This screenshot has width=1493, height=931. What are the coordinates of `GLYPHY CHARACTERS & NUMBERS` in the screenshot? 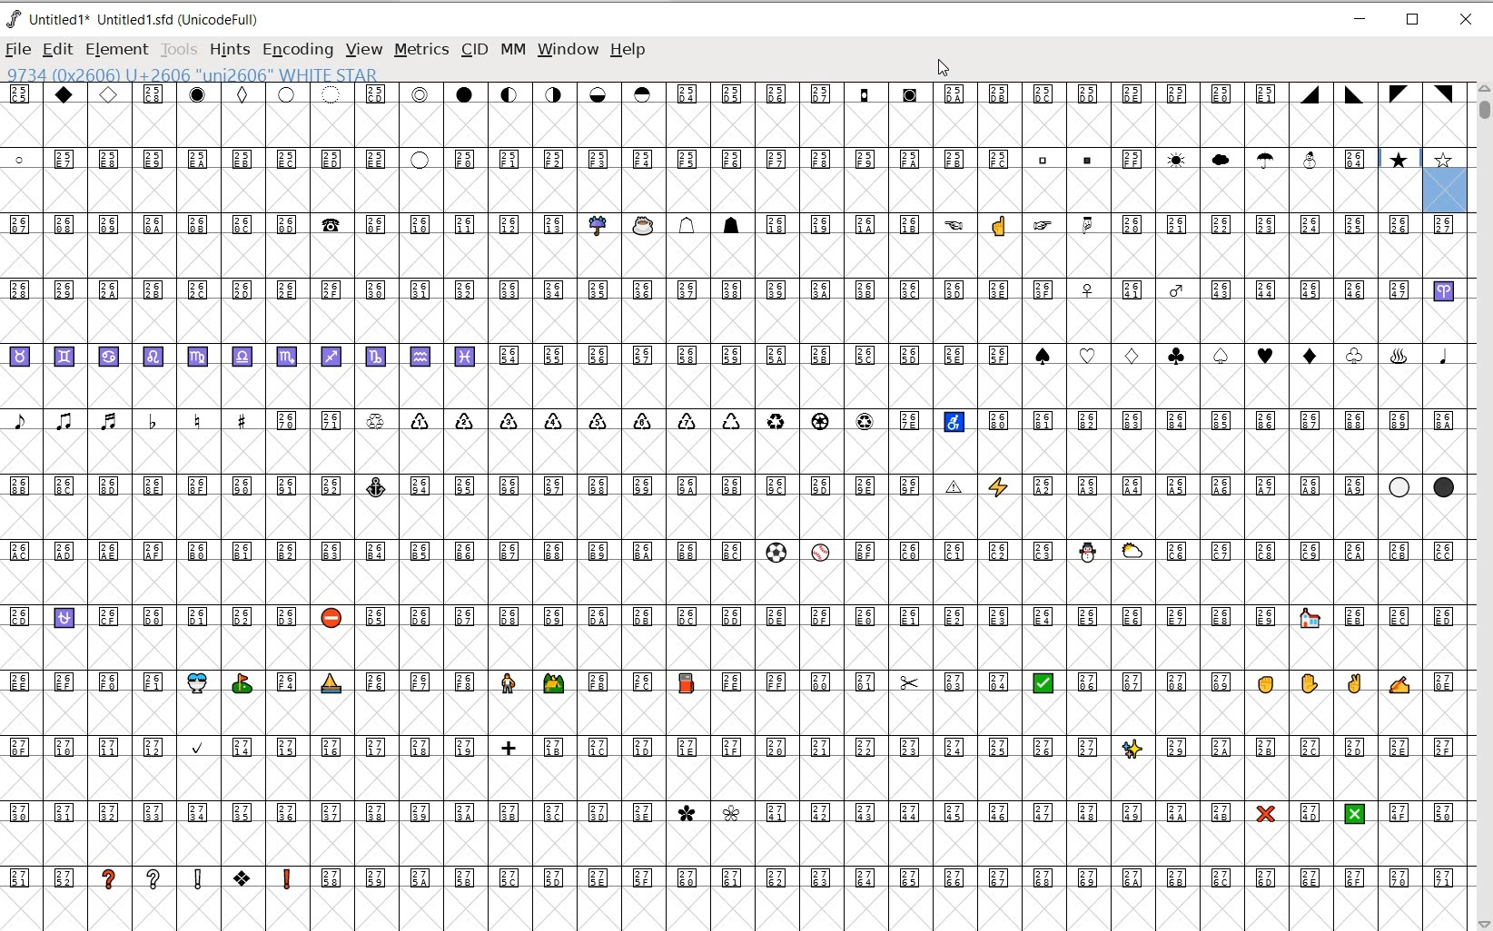 It's located at (1023, 459).